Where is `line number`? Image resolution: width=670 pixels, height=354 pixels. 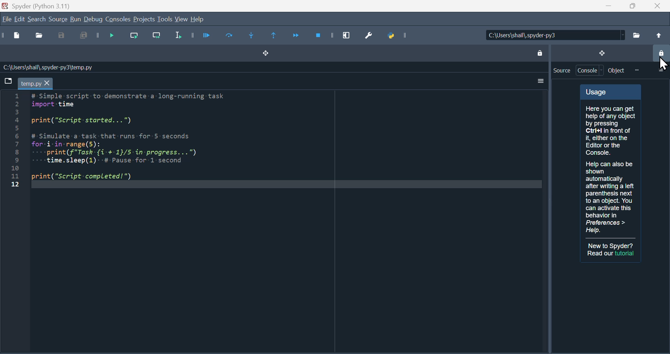 line number is located at coordinates (15, 140).